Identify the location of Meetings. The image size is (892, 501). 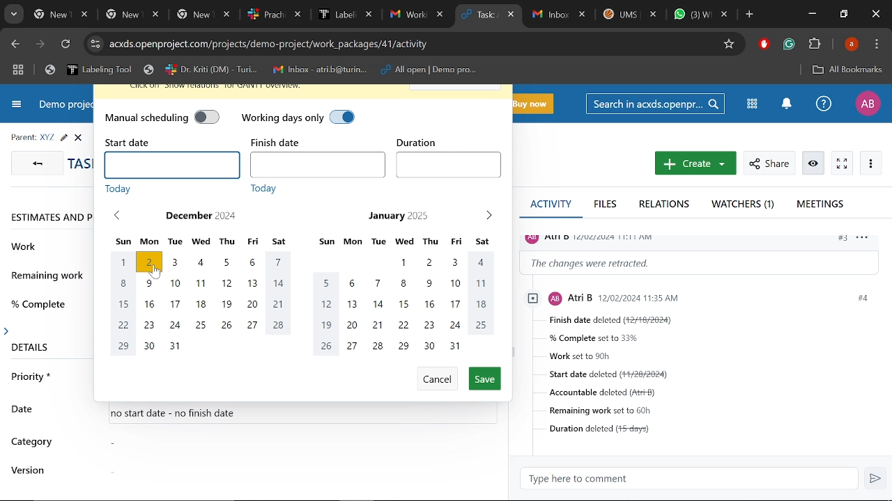
(822, 206).